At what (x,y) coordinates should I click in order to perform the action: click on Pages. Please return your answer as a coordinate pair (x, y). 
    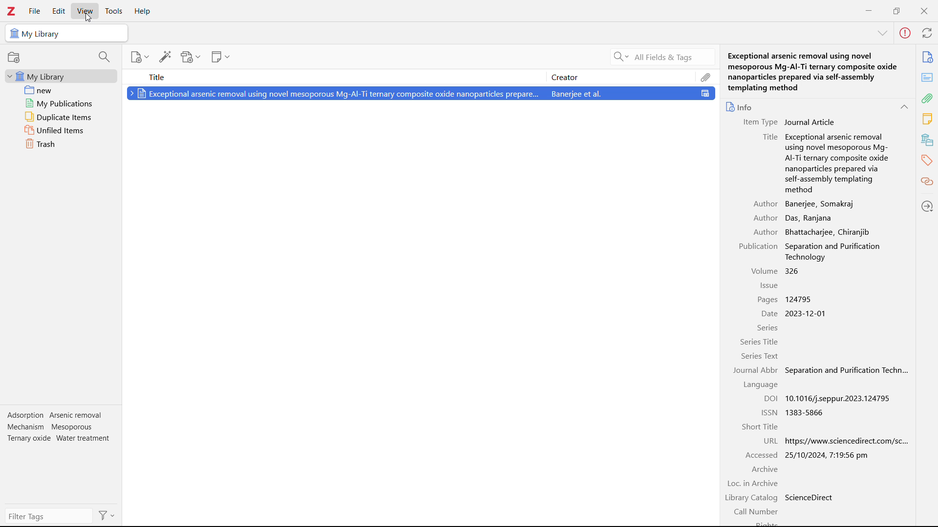
    Looking at the image, I should click on (767, 300).